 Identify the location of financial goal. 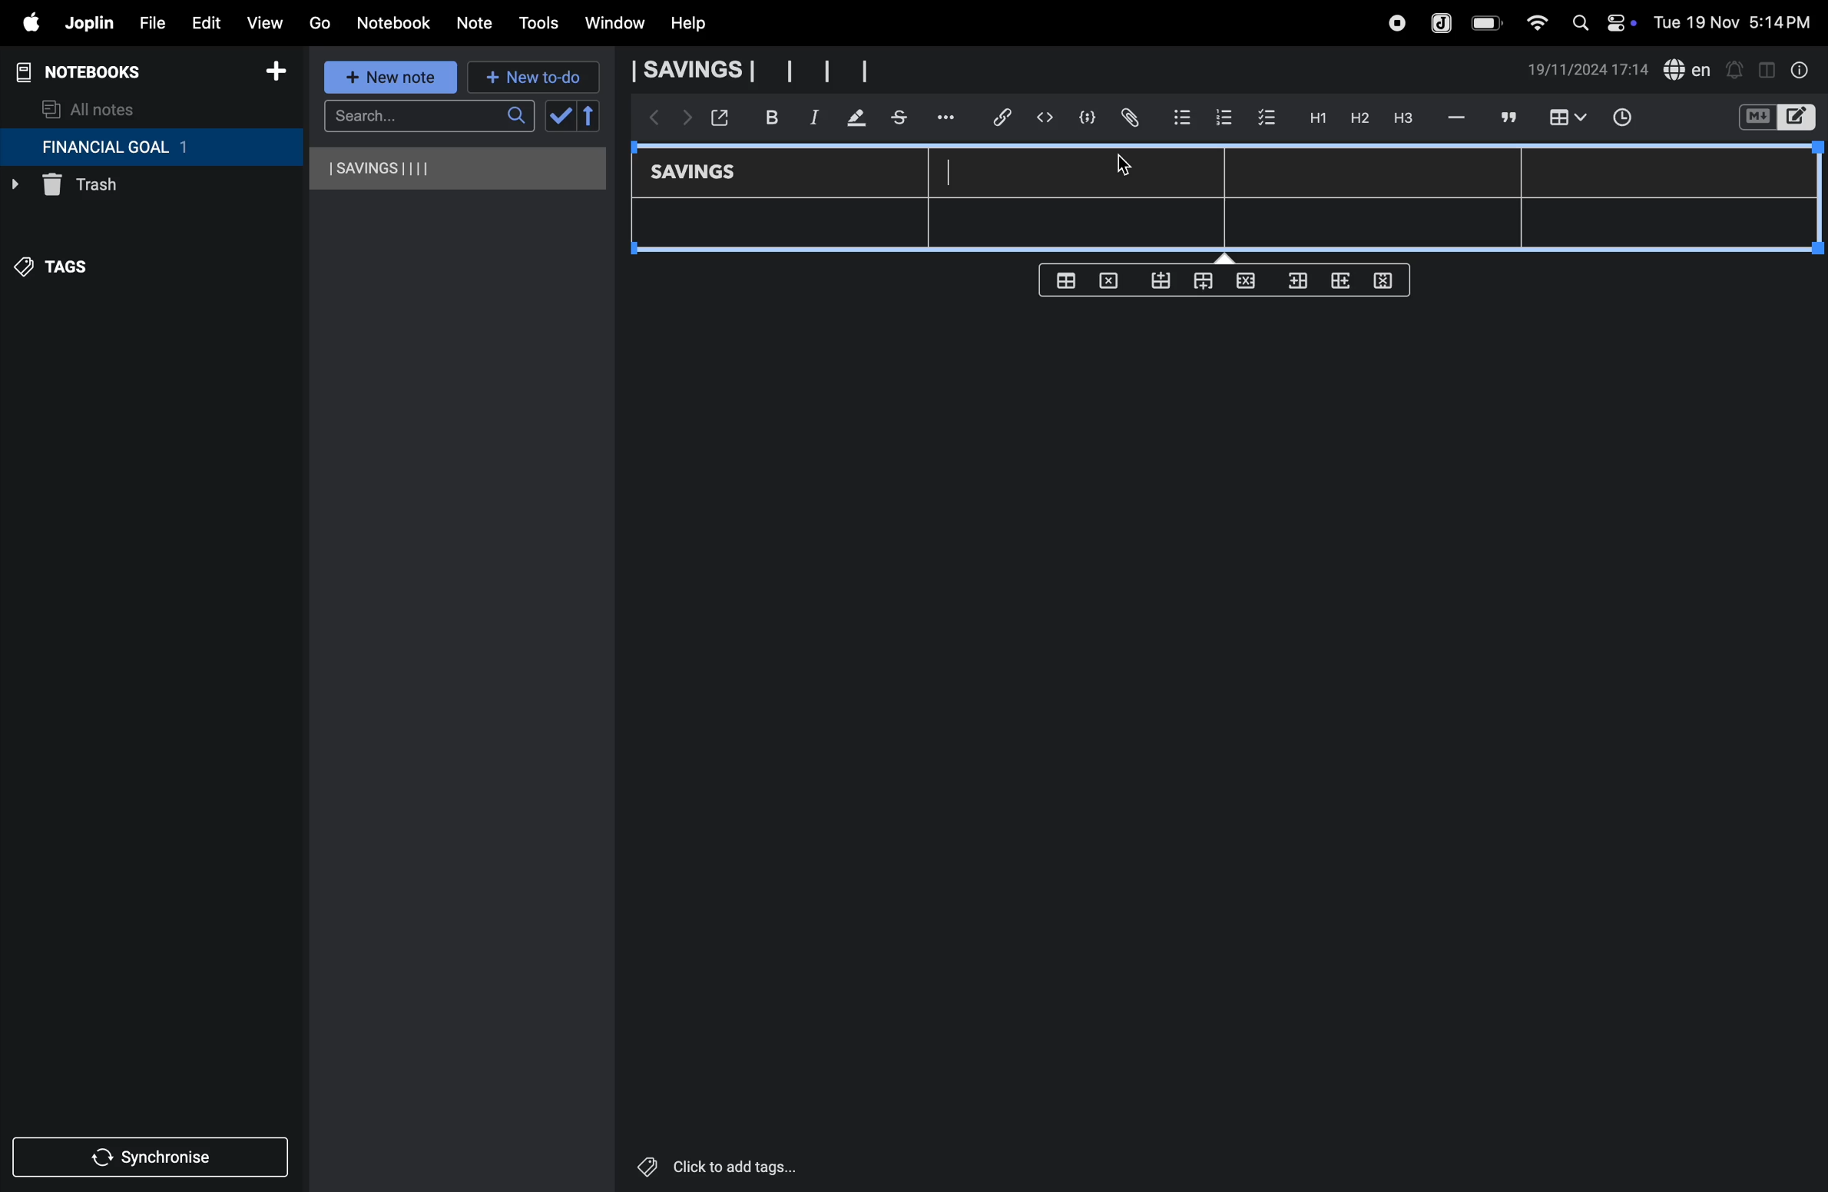
(151, 147).